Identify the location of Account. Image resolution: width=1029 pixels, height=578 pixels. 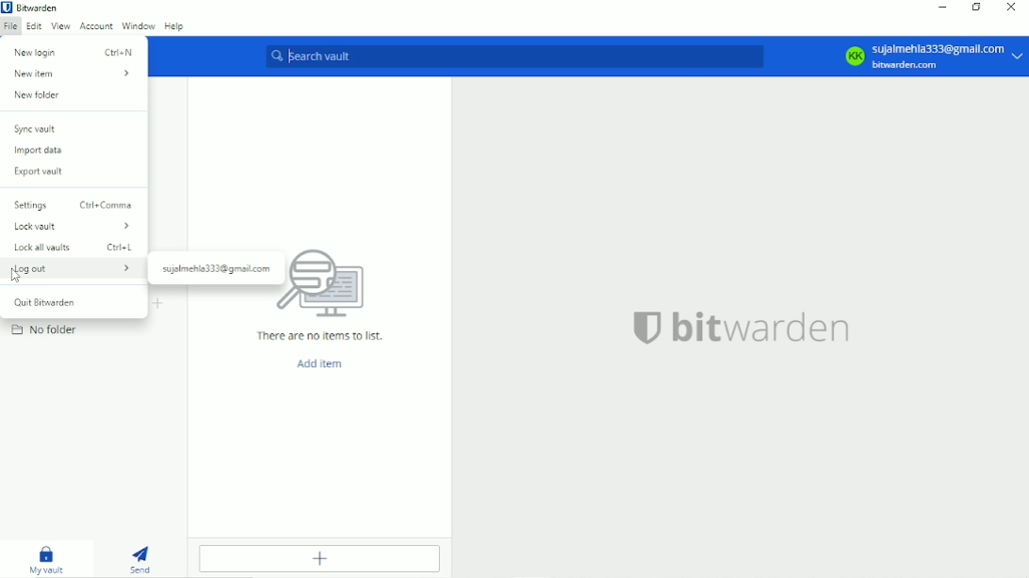
(94, 25).